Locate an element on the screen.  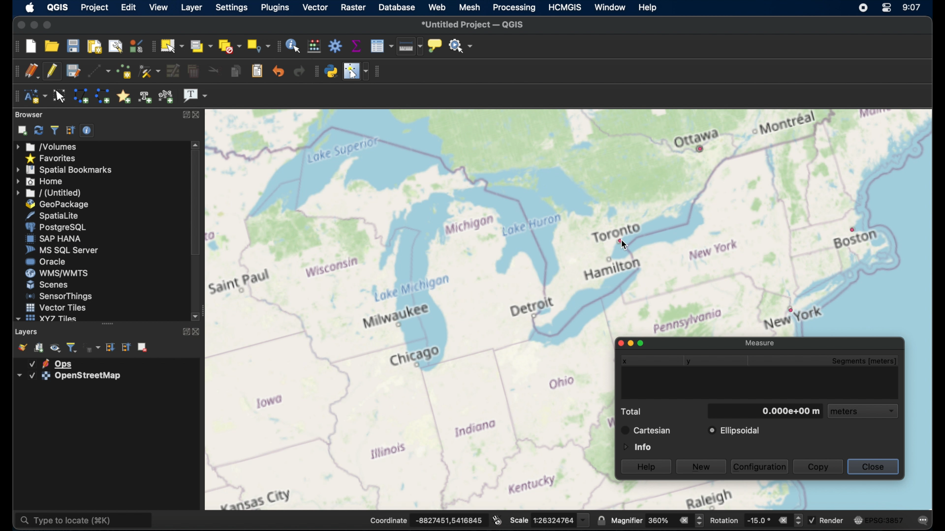
oracle is located at coordinates (46, 262).